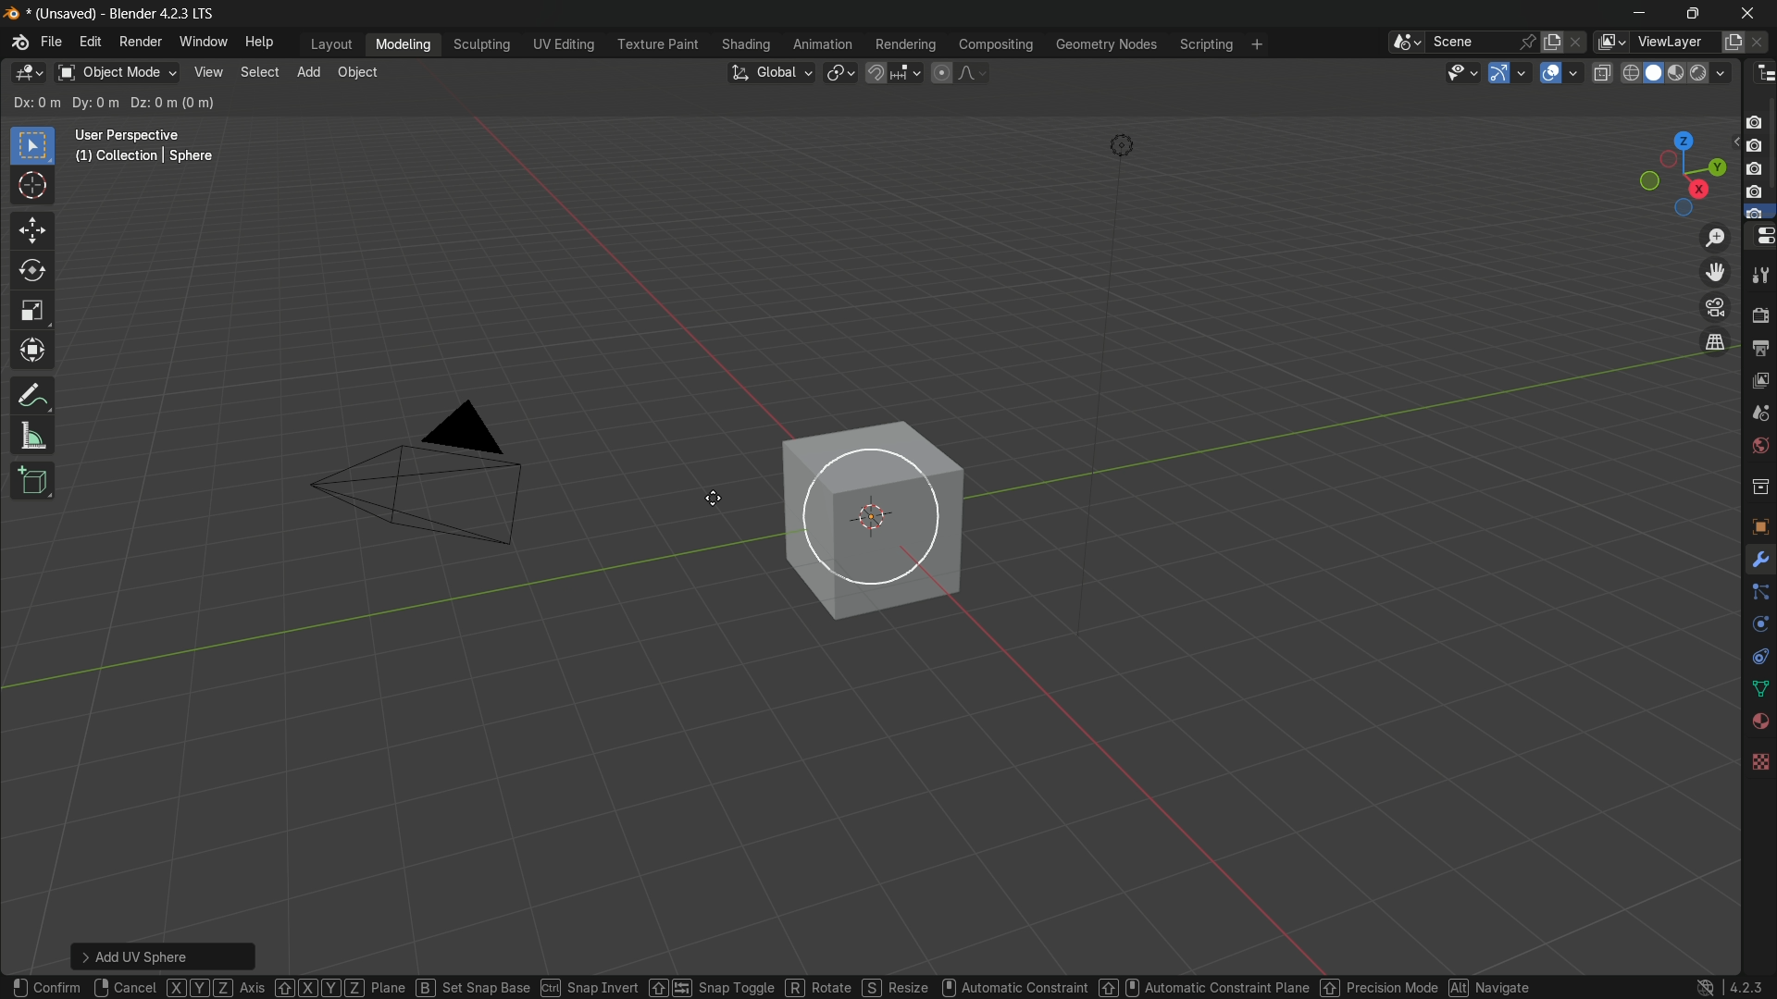 Image resolution: width=1777 pixels, height=999 pixels. Describe the element at coordinates (45, 102) in the screenshot. I see `extend existing selection` at that location.